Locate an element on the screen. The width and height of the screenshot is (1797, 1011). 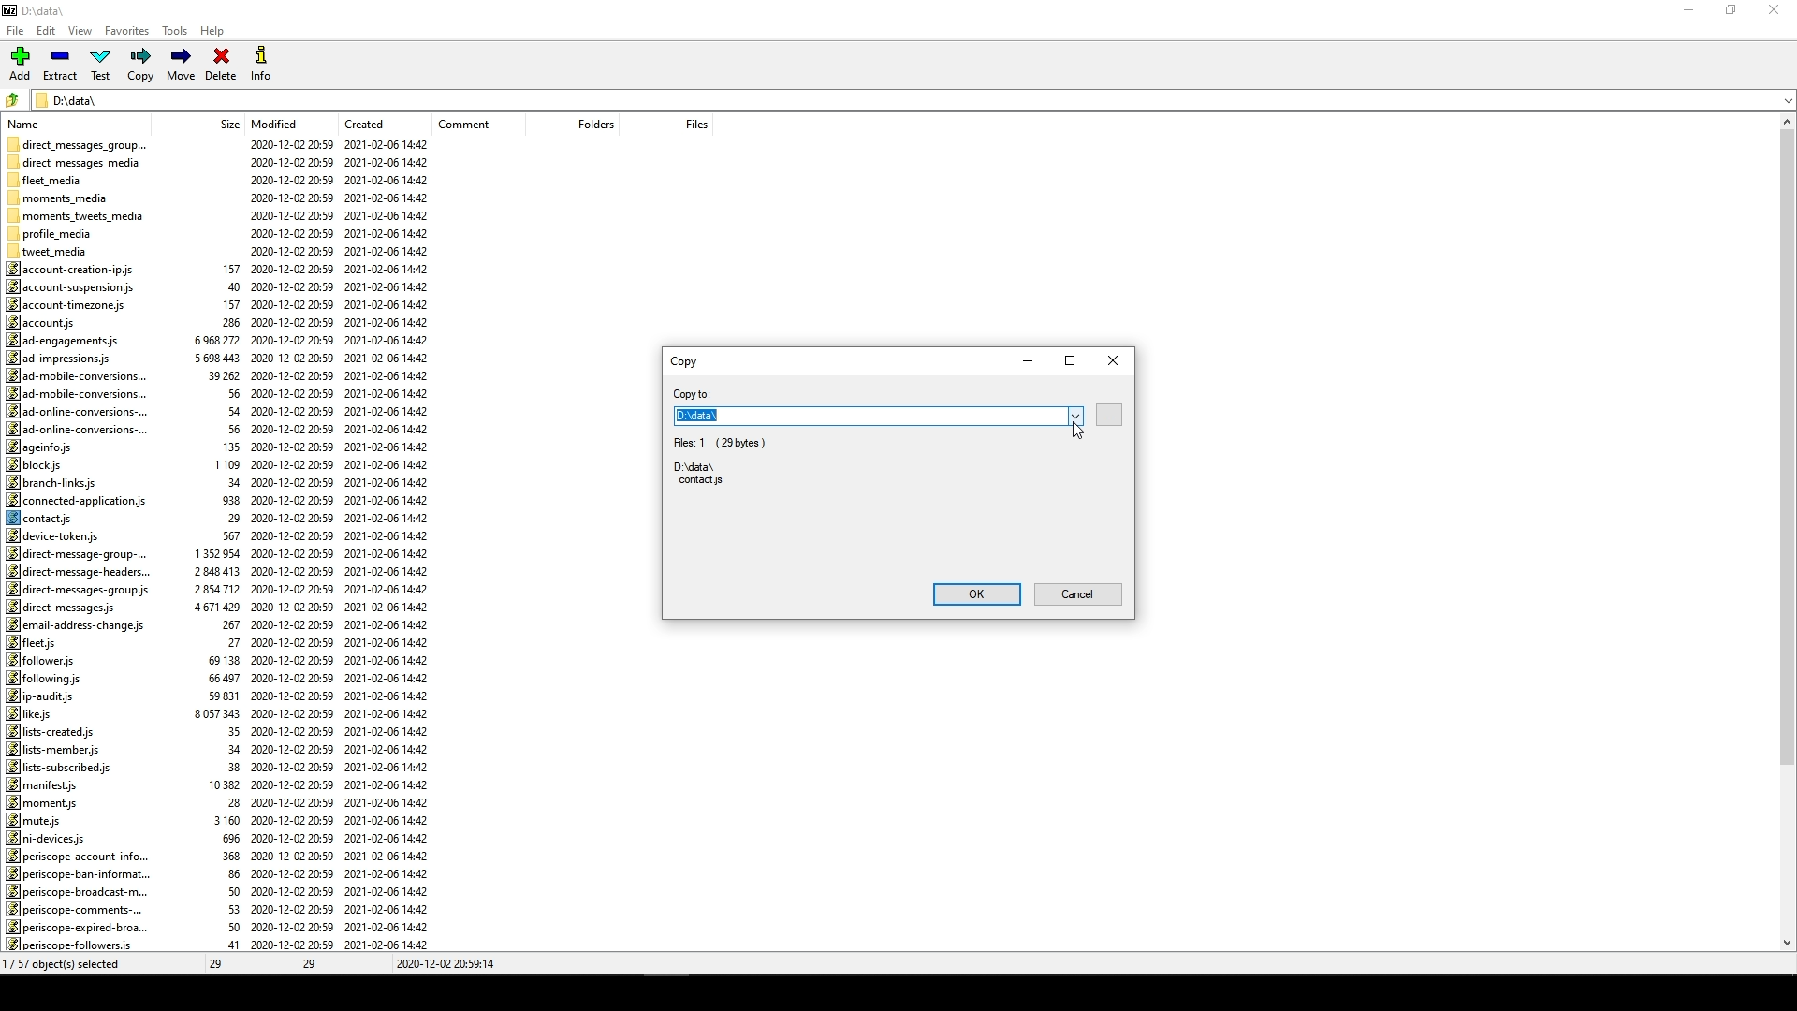
ok is located at coordinates (972, 593).